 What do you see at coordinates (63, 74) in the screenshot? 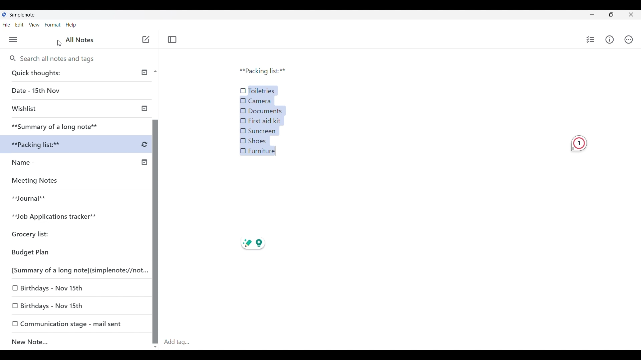
I see `Quick thoughts` at bounding box center [63, 74].